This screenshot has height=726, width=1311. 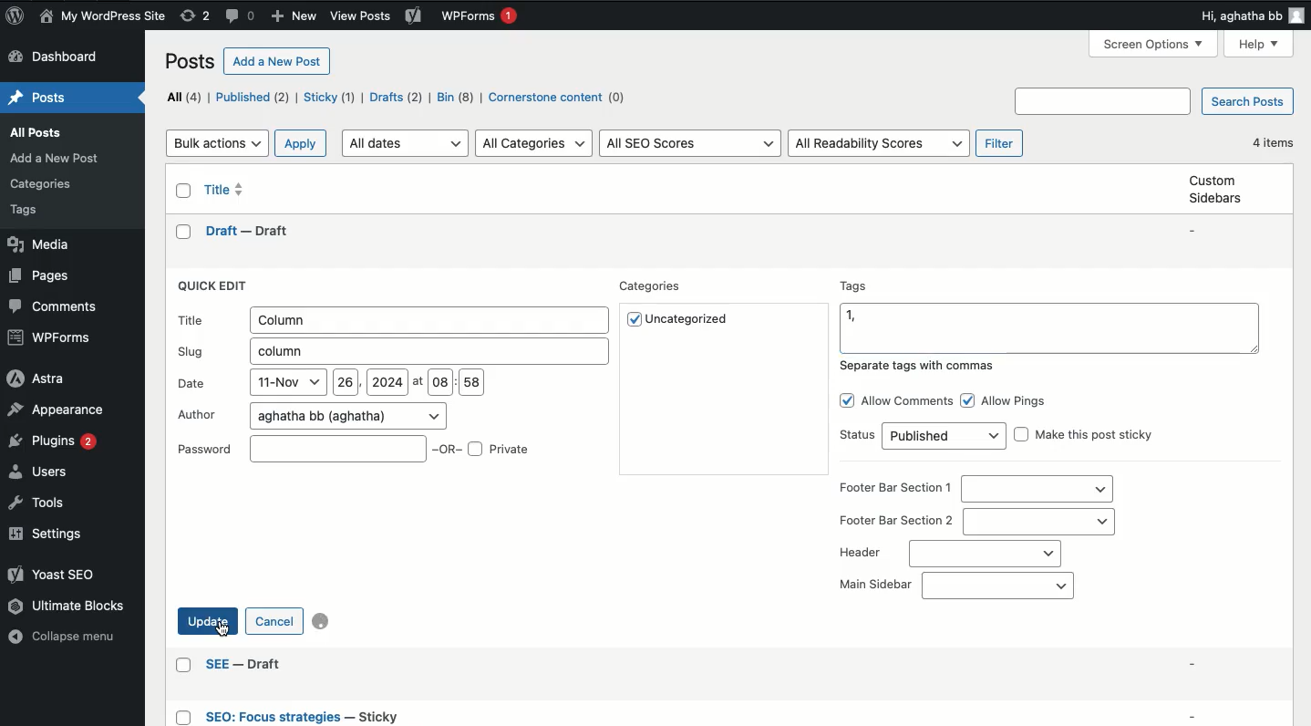 What do you see at coordinates (878, 142) in the screenshot?
I see `All readability scores` at bounding box center [878, 142].